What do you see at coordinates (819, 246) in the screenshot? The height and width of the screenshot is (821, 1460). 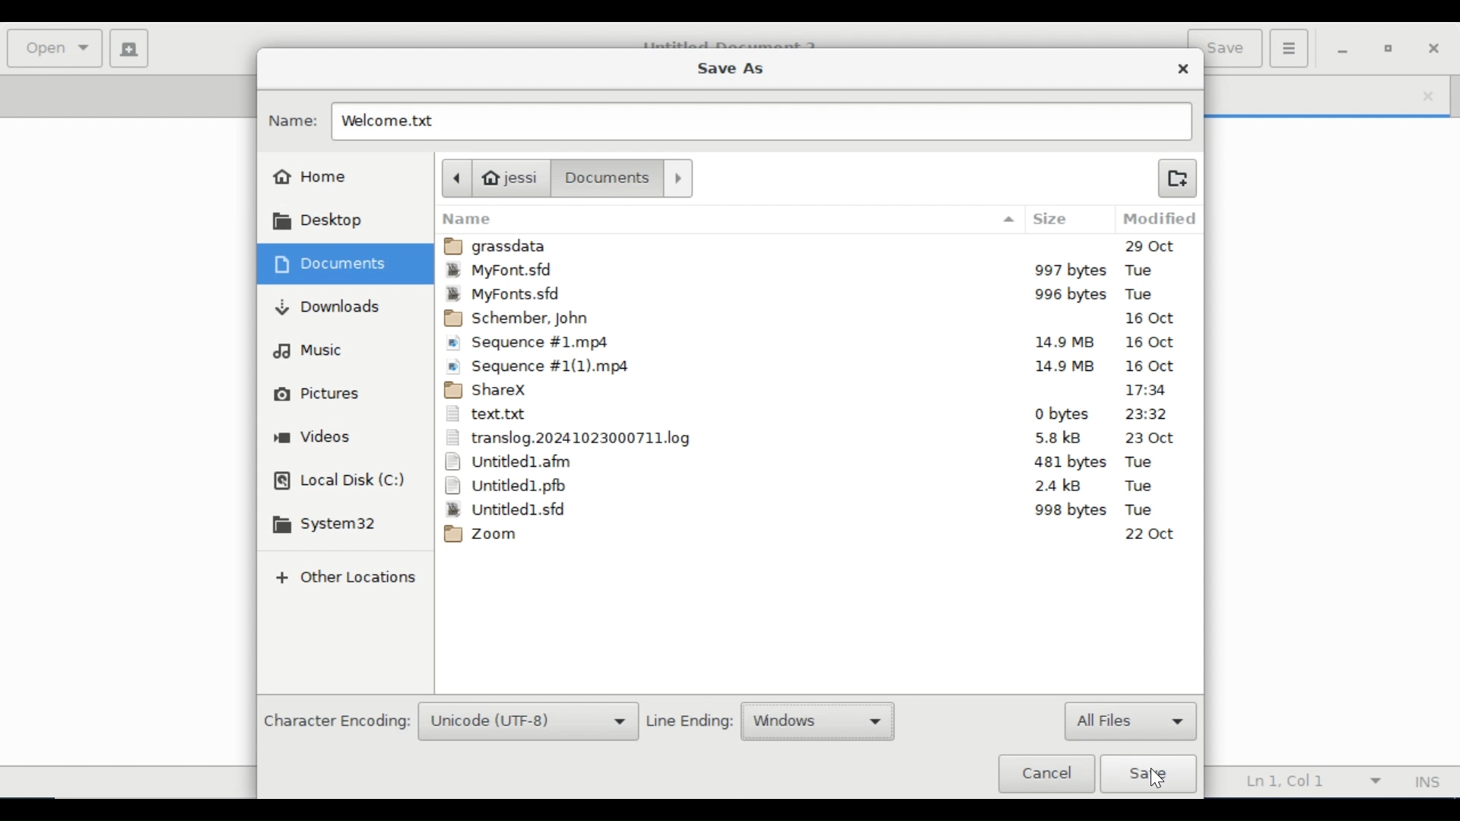 I see `grassdata 29Oct` at bounding box center [819, 246].